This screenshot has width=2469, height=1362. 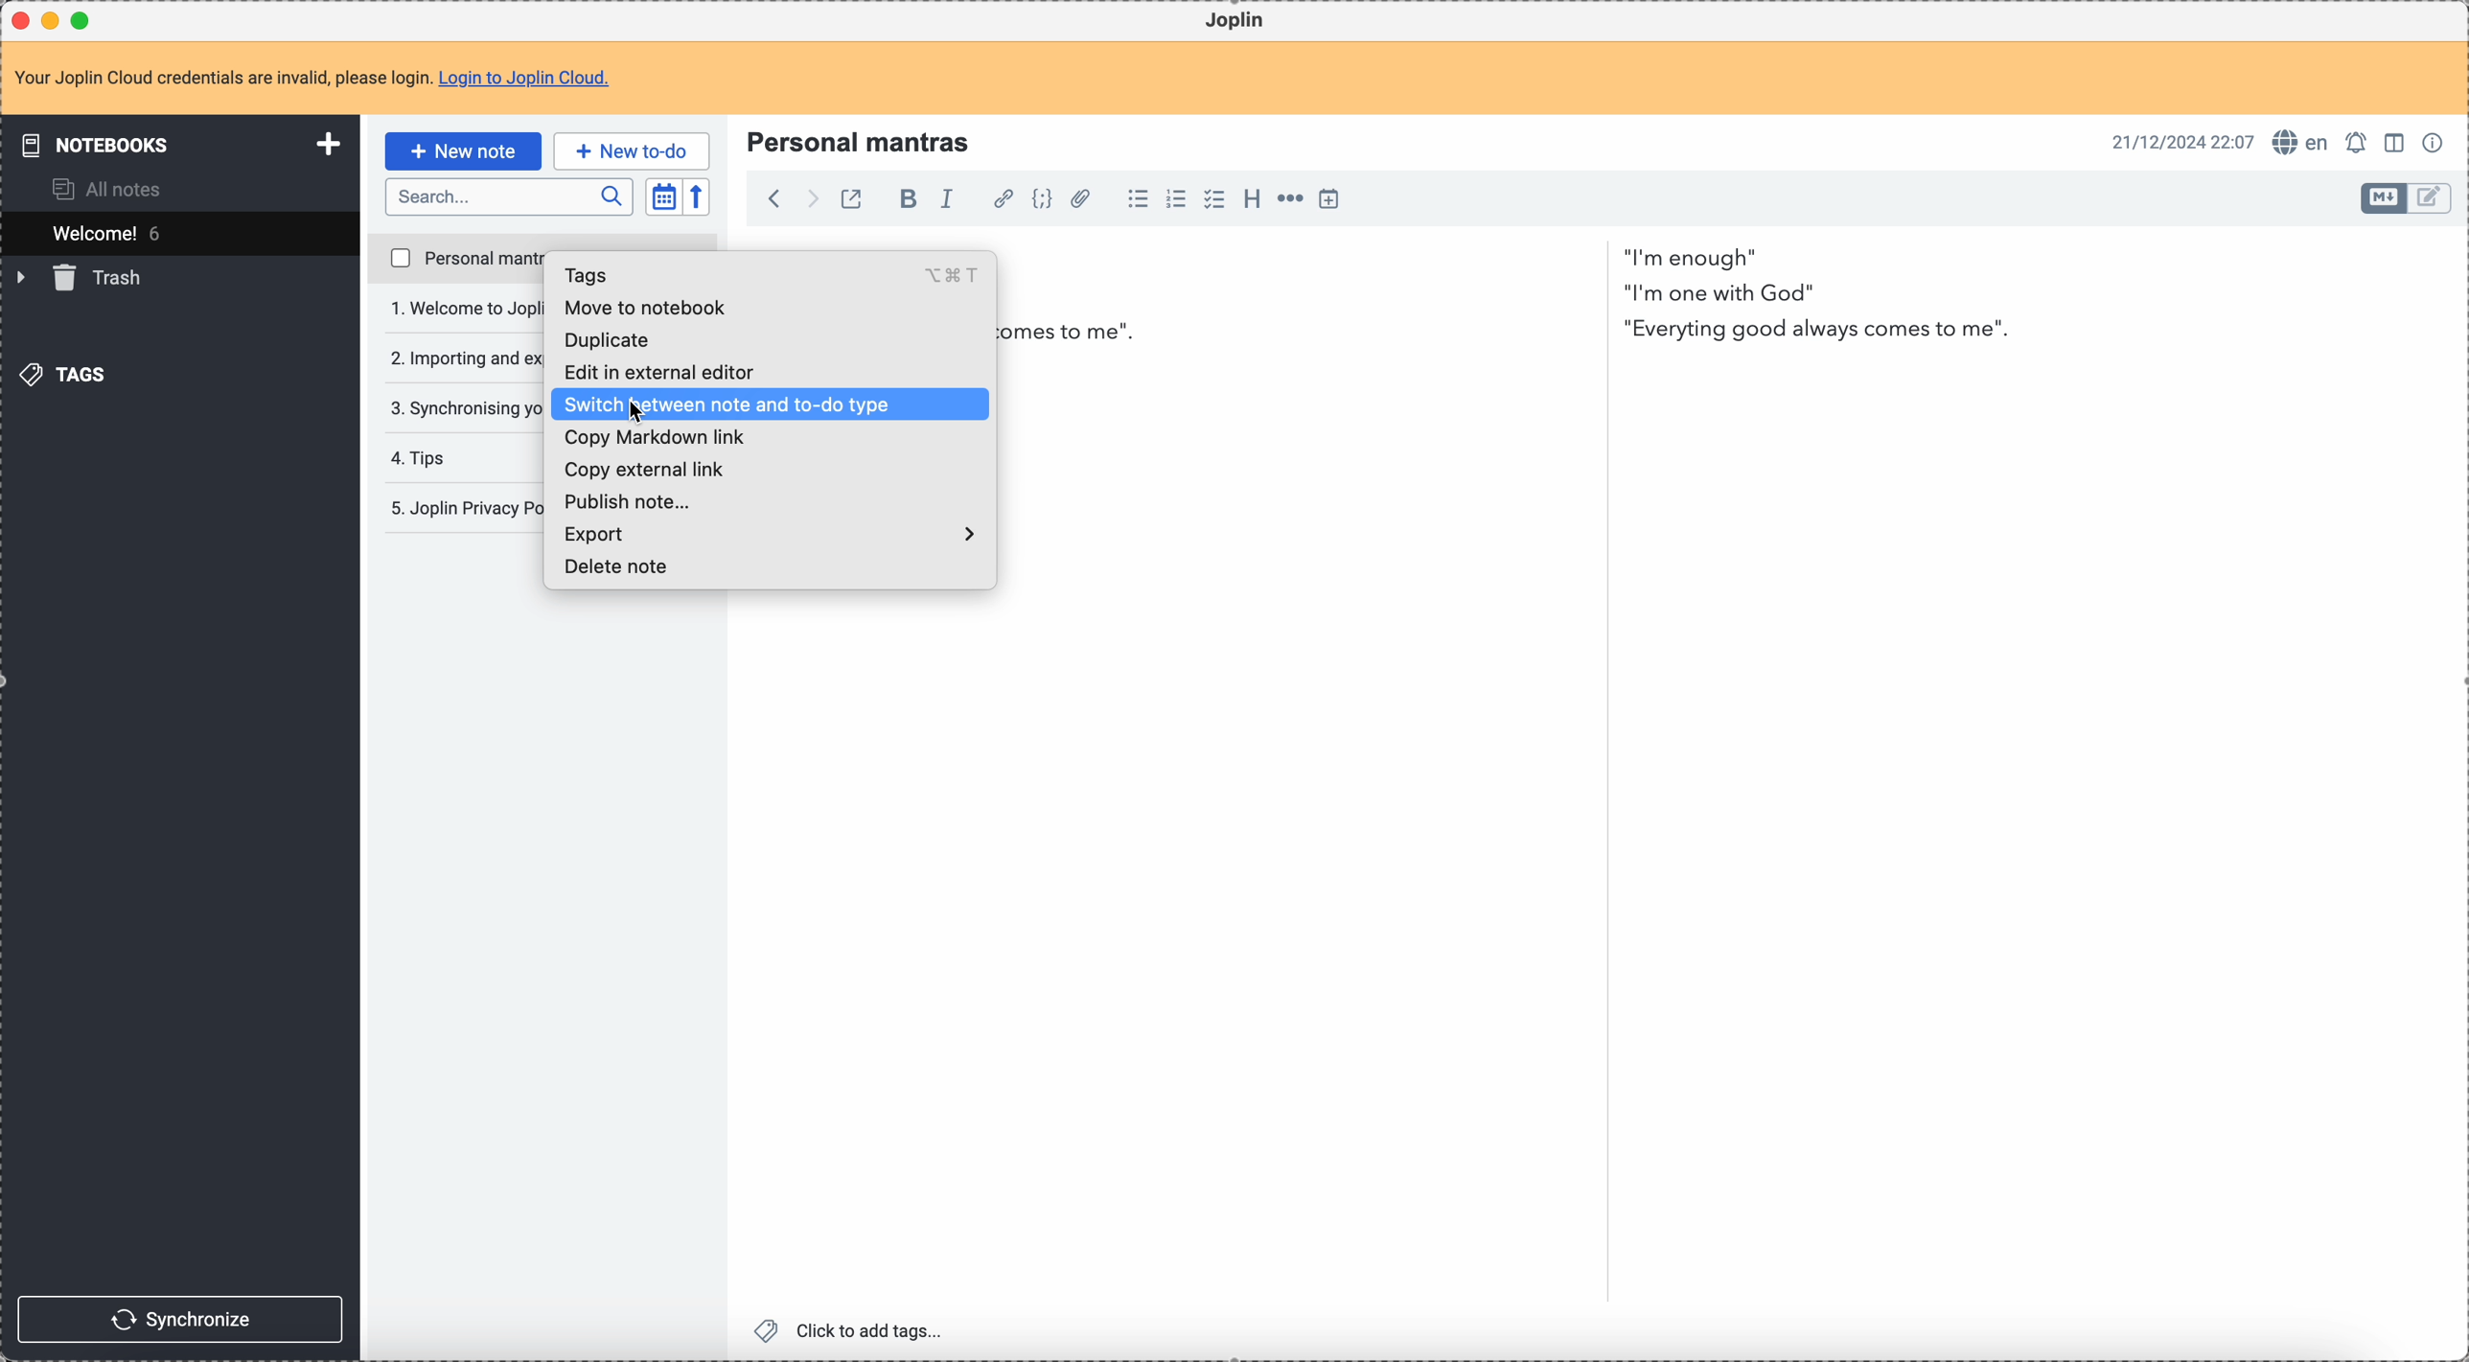 I want to click on bold, so click(x=908, y=200).